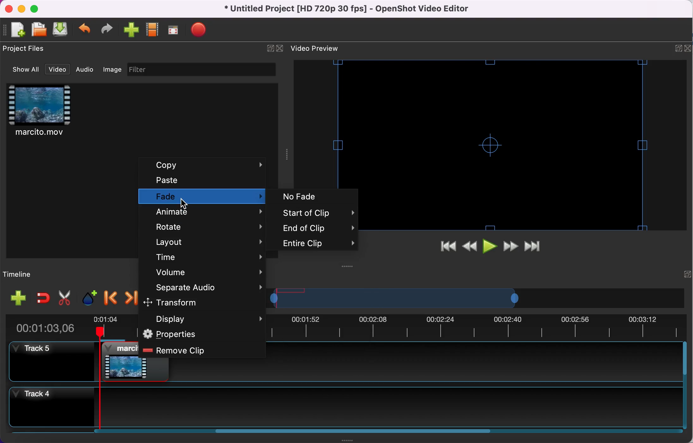 The width and height of the screenshot is (693, 443). Describe the element at coordinates (110, 296) in the screenshot. I see `previous marker` at that location.